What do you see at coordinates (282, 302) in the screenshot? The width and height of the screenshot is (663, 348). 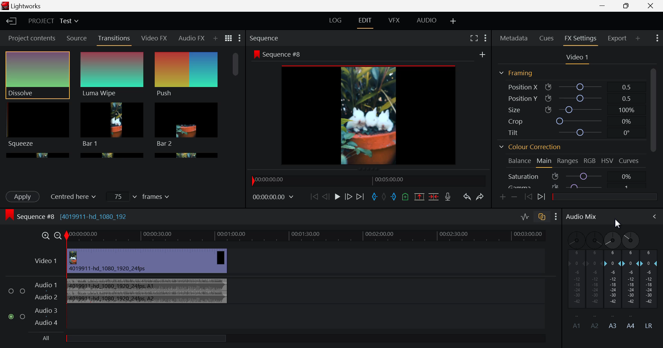 I see `Audio Input Field` at bounding box center [282, 302].